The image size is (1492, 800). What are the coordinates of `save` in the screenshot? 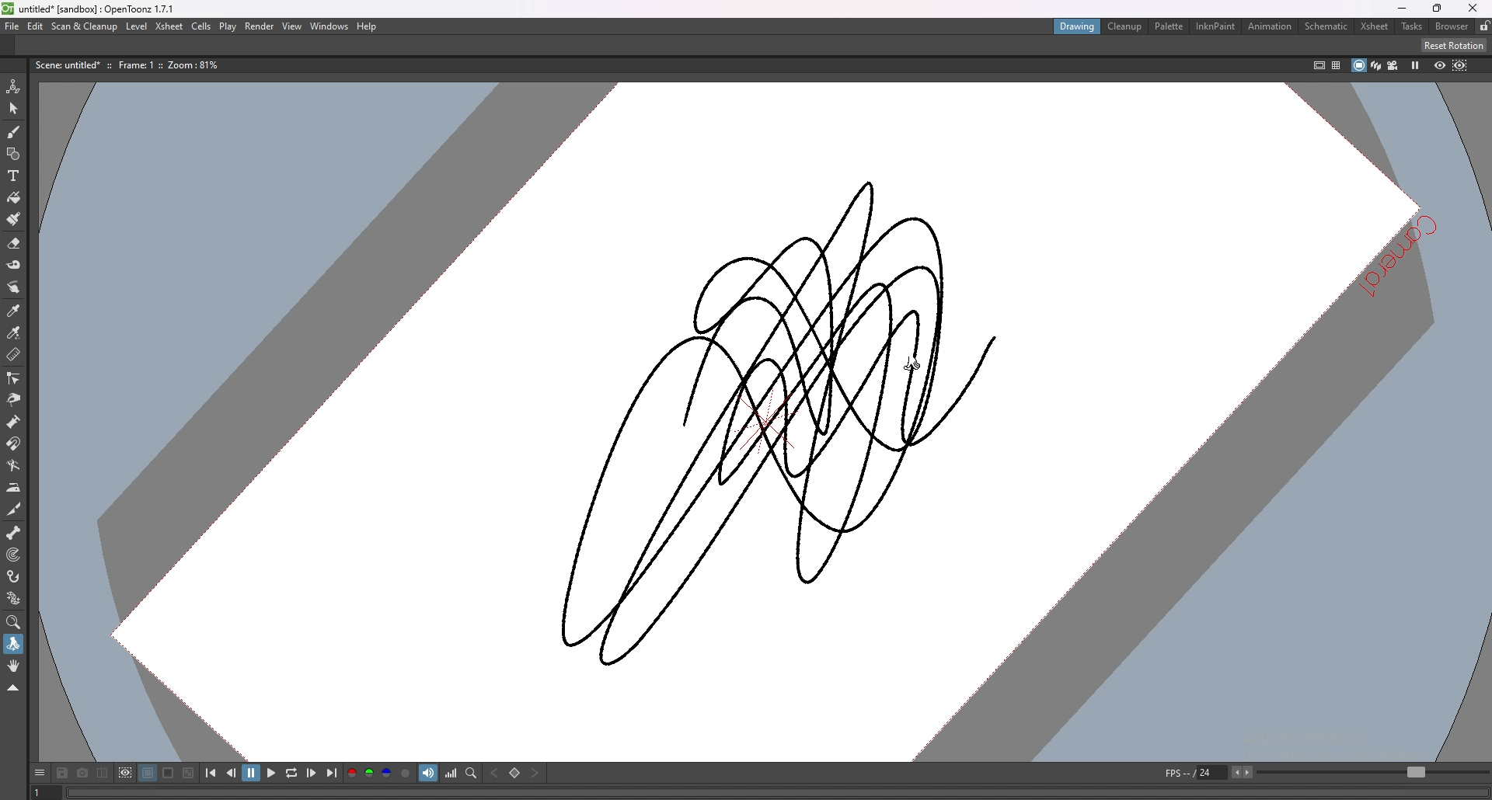 It's located at (61, 773).